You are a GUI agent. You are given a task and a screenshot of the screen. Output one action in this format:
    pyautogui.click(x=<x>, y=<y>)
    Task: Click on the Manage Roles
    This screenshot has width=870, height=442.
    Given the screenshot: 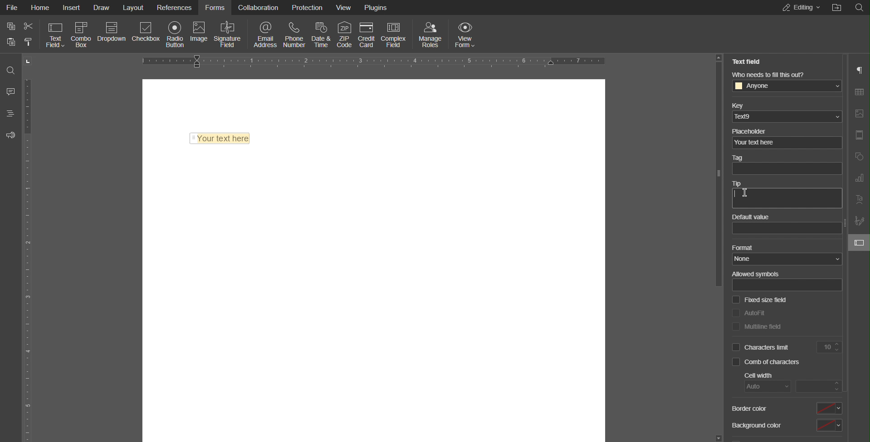 What is the action you would take?
    pyautogui.click(x=430, y=33)
    